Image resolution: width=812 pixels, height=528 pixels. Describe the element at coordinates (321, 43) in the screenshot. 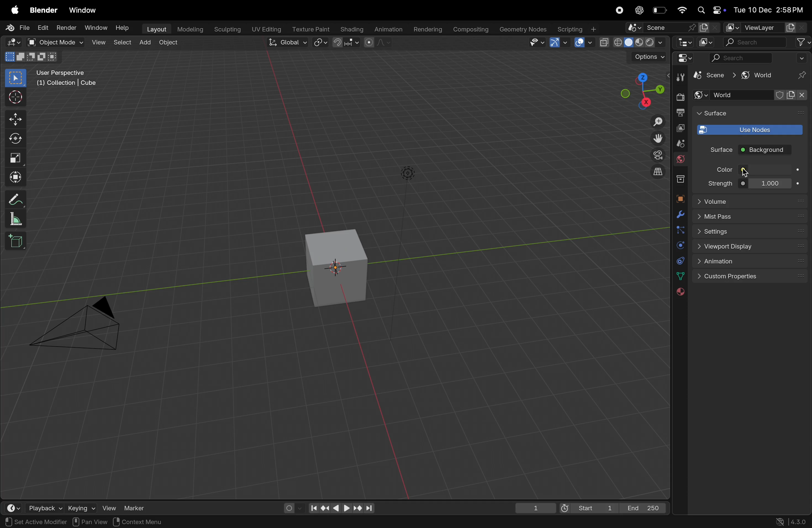

I see `Pviot point` at that location.